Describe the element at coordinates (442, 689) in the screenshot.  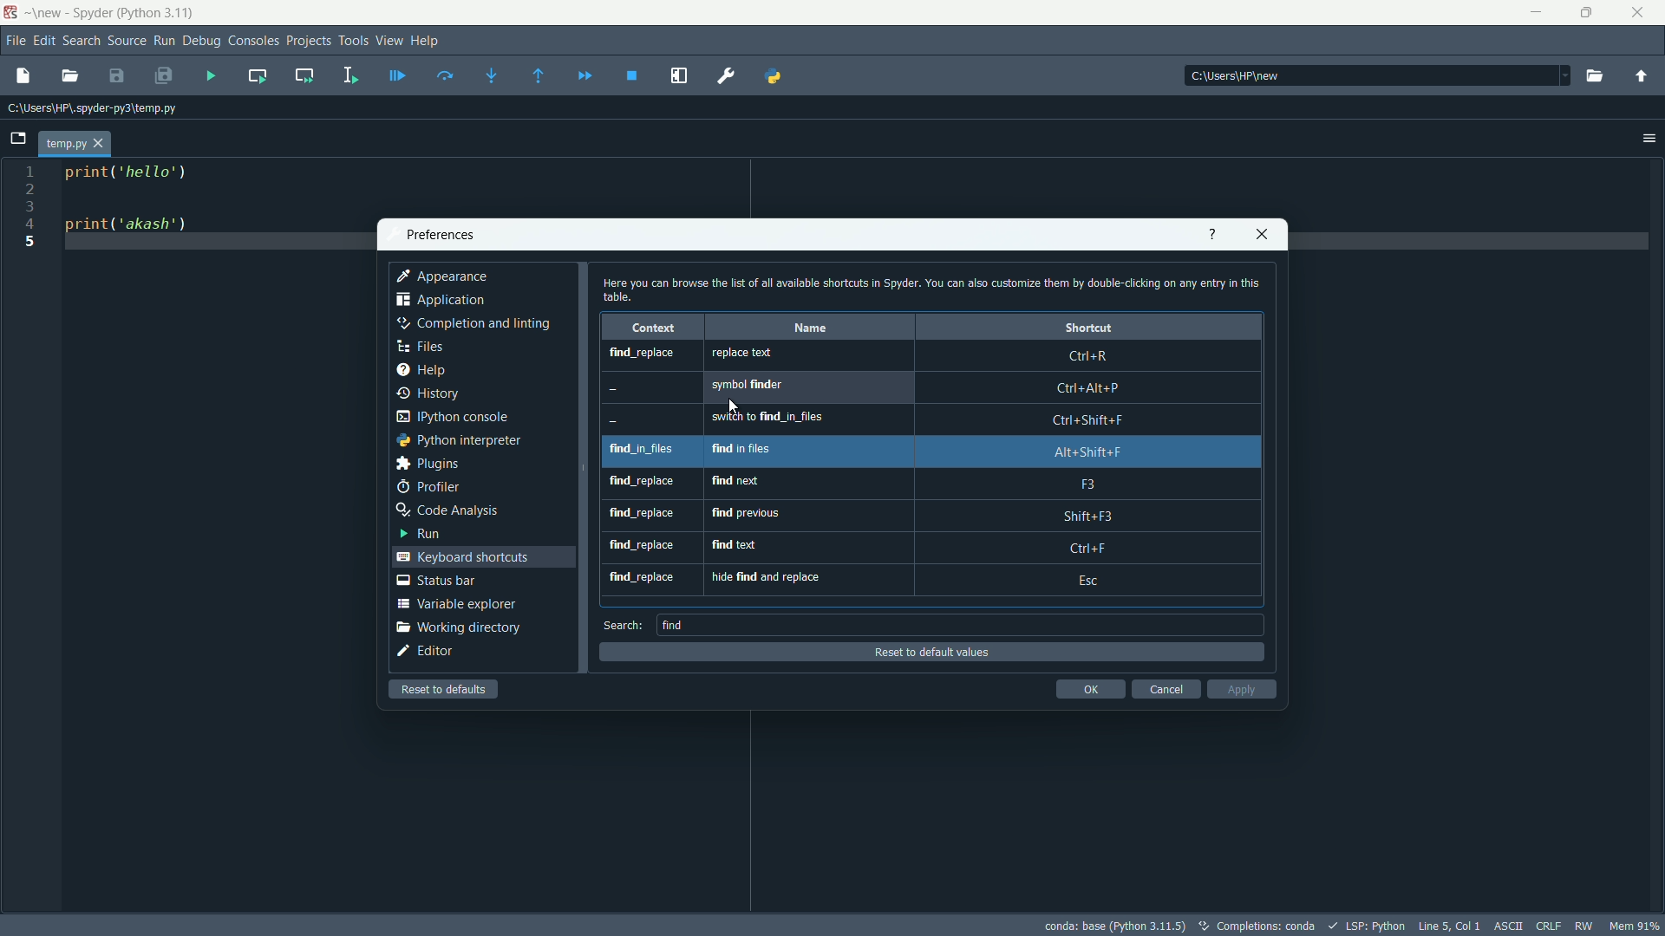
I see `reset to defaults` at that location.